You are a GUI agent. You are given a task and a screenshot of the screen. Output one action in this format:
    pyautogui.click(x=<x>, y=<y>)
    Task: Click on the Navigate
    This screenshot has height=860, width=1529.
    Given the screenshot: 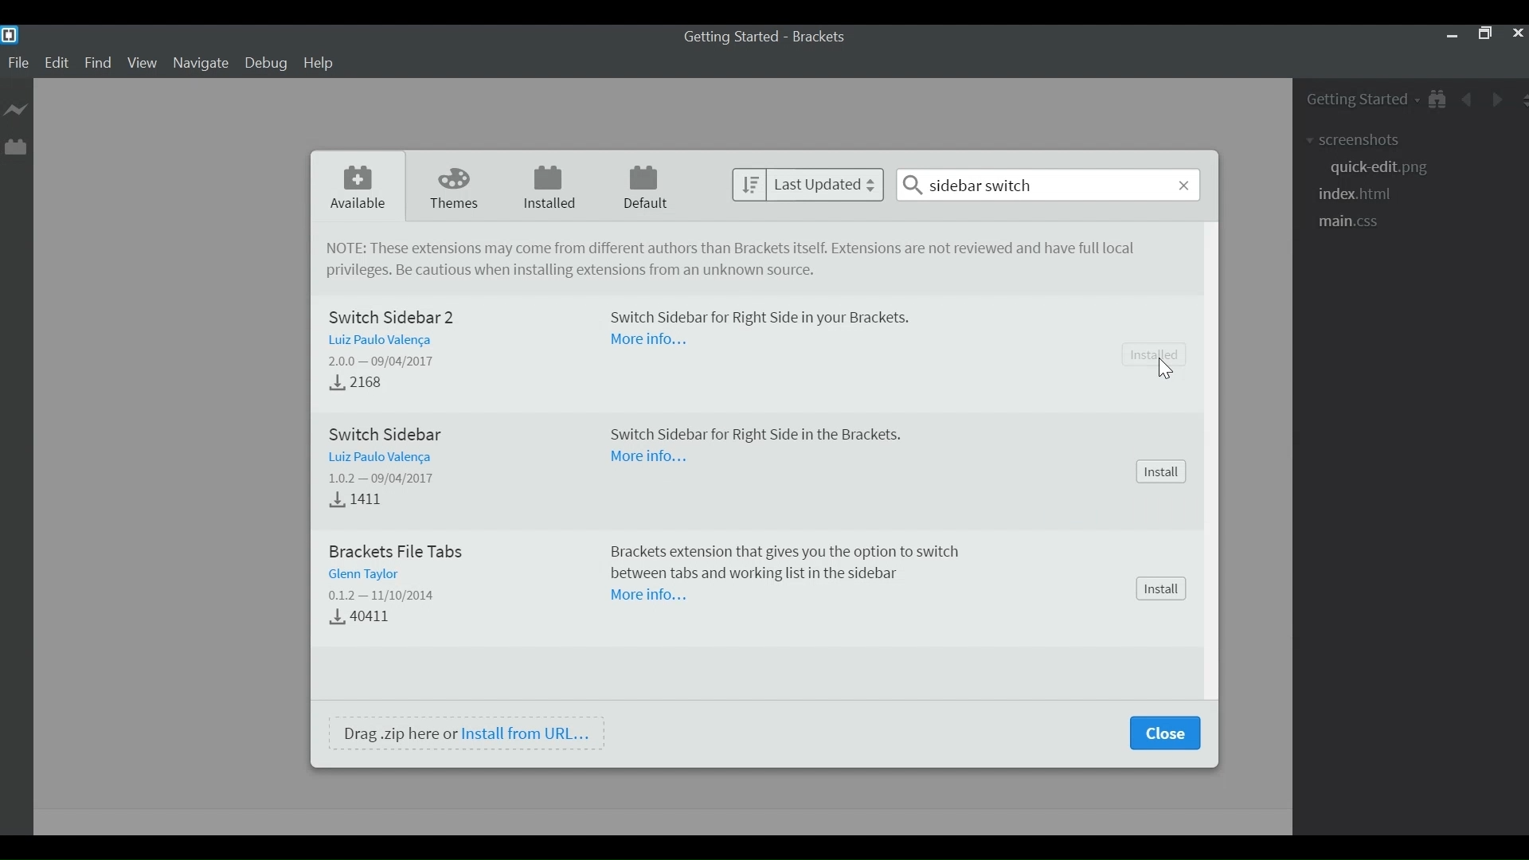 What is the action you would take?
    pyautogui.click(x=200, y=64)
    